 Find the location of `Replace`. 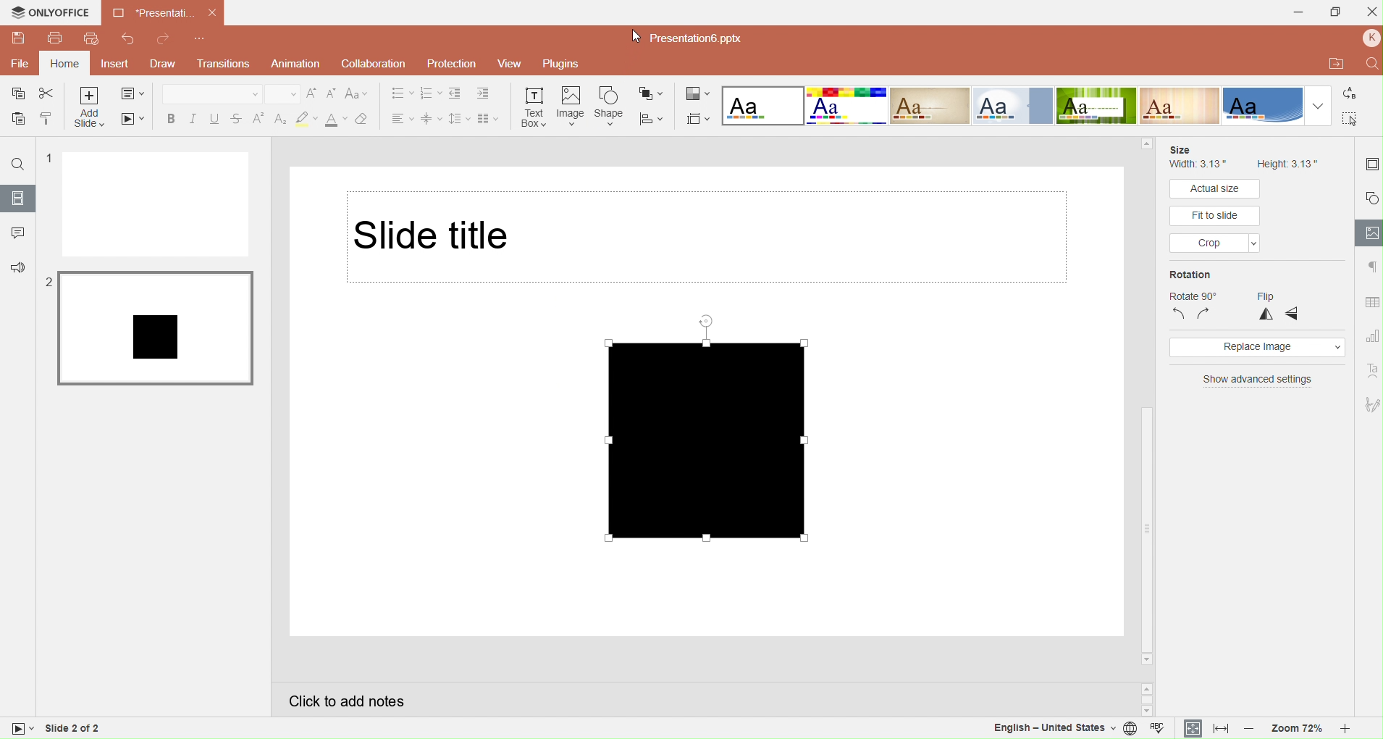

Replace is located at coordinates (1350, 91).